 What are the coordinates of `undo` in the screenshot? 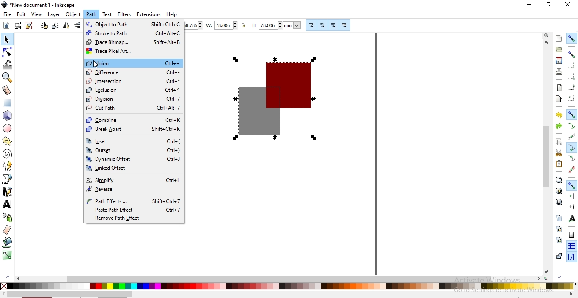 It's located at (559, 115).